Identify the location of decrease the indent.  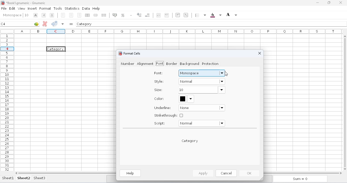
(158, 15).